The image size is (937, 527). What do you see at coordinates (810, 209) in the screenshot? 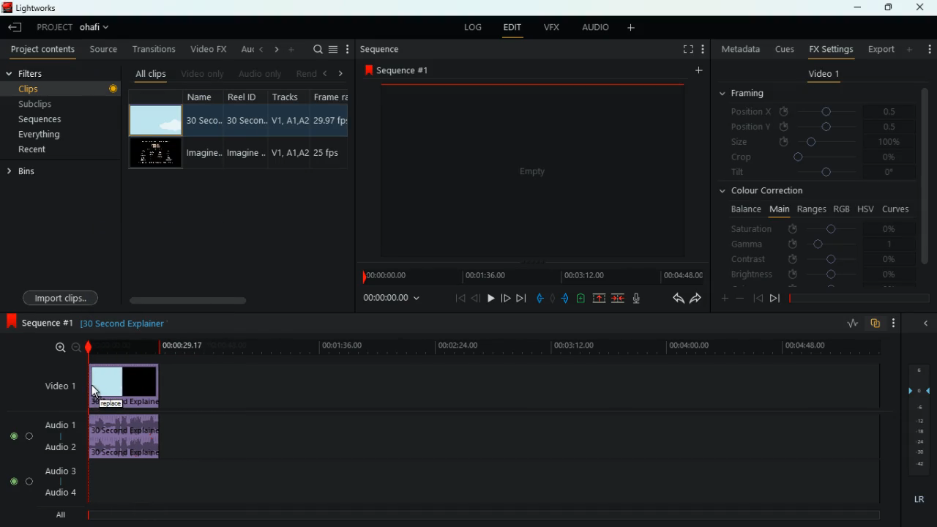
I see `ranges` at bounding box center [810, 209].